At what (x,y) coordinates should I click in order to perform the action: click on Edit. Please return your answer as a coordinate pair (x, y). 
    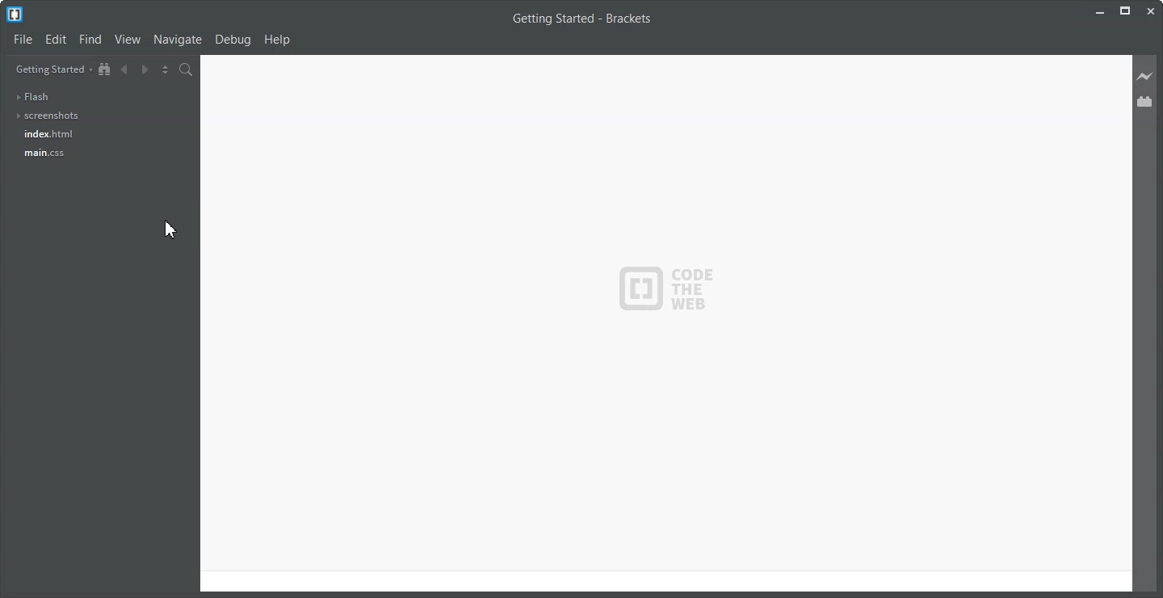
    Looking at the image, I should click on (57, 40).